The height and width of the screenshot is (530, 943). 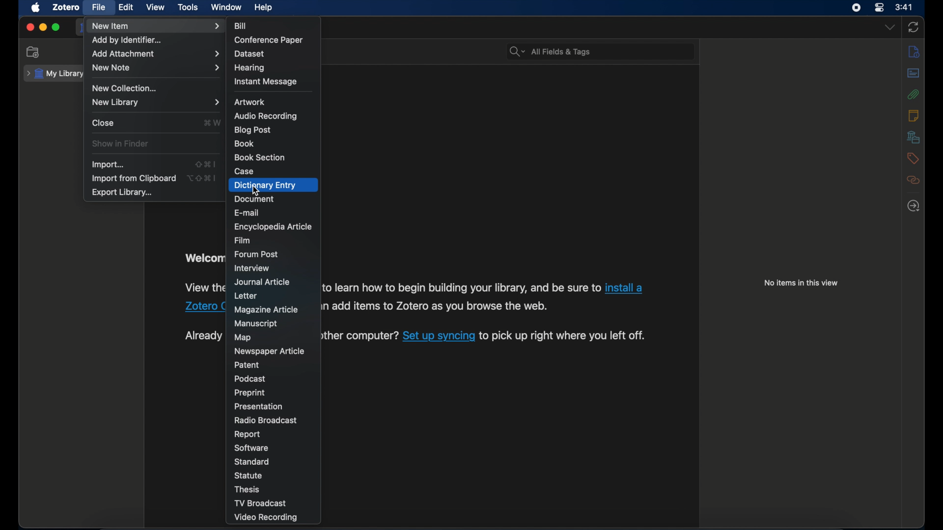 What do you see at coordinates (913, 27) in the screenshot?
I see `sync` at bounding box center [913, 27].